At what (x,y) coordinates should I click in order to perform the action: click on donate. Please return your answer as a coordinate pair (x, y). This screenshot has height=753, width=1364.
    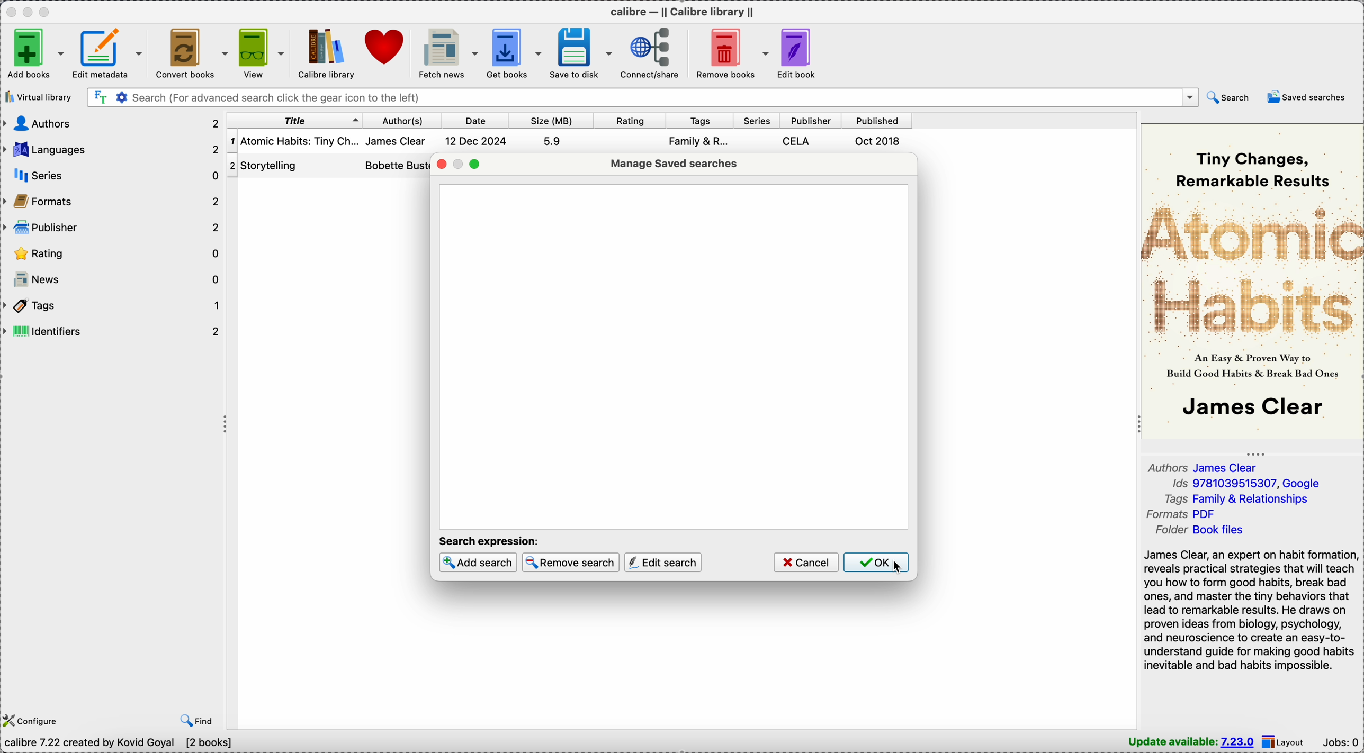
    Looking at the image, I should click on (383, 45).